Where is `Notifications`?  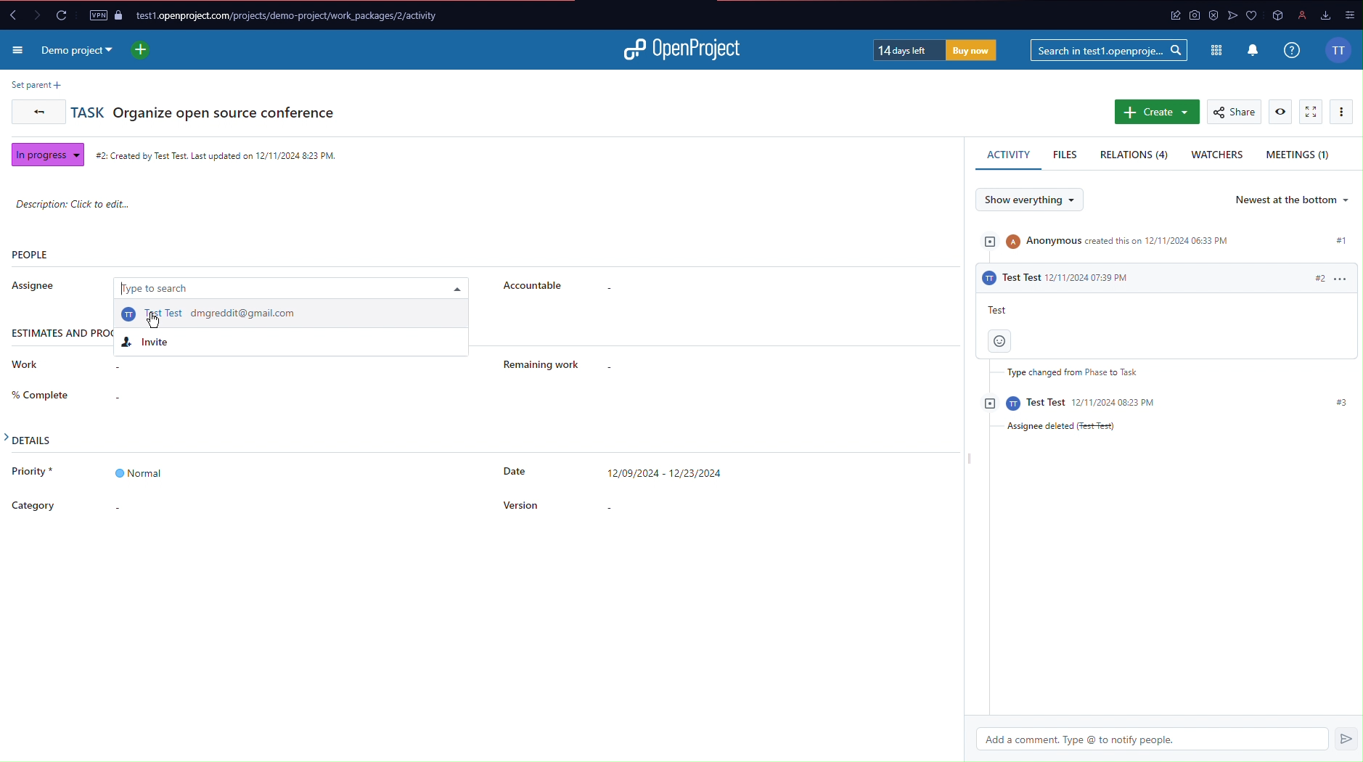
Notifications is located at coordinates (1253, 51).